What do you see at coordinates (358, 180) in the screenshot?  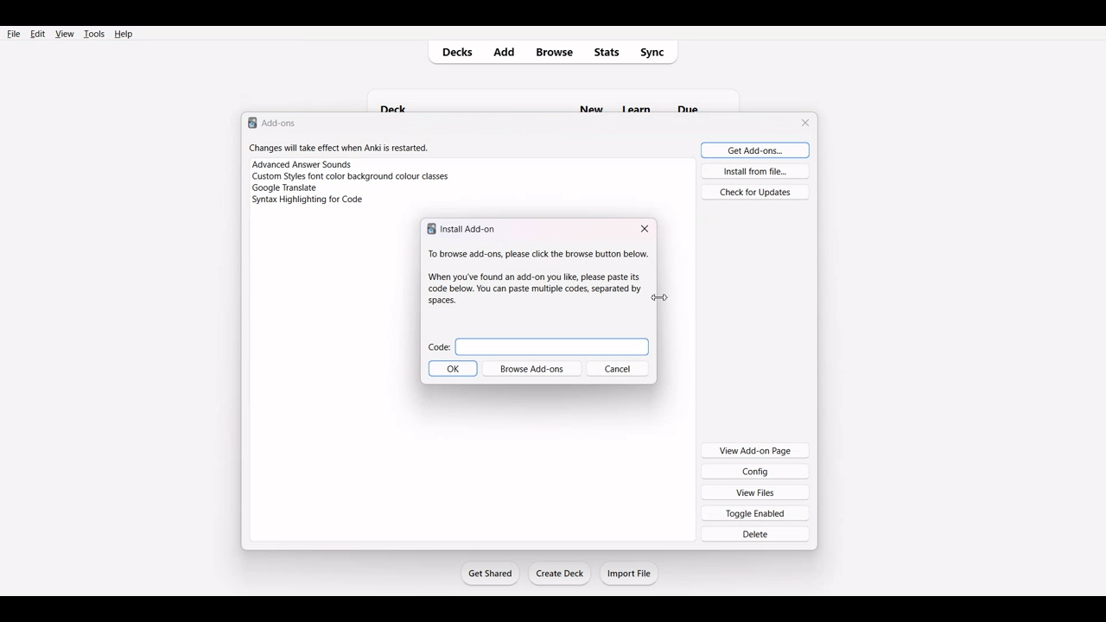 I see `Changes will take effect when Anki is restarted. Advanced Answer Sounds Custom Styles font color background colour classes Google Translate Syntax Highlighting for Code.` at bounding box center [358, 180].